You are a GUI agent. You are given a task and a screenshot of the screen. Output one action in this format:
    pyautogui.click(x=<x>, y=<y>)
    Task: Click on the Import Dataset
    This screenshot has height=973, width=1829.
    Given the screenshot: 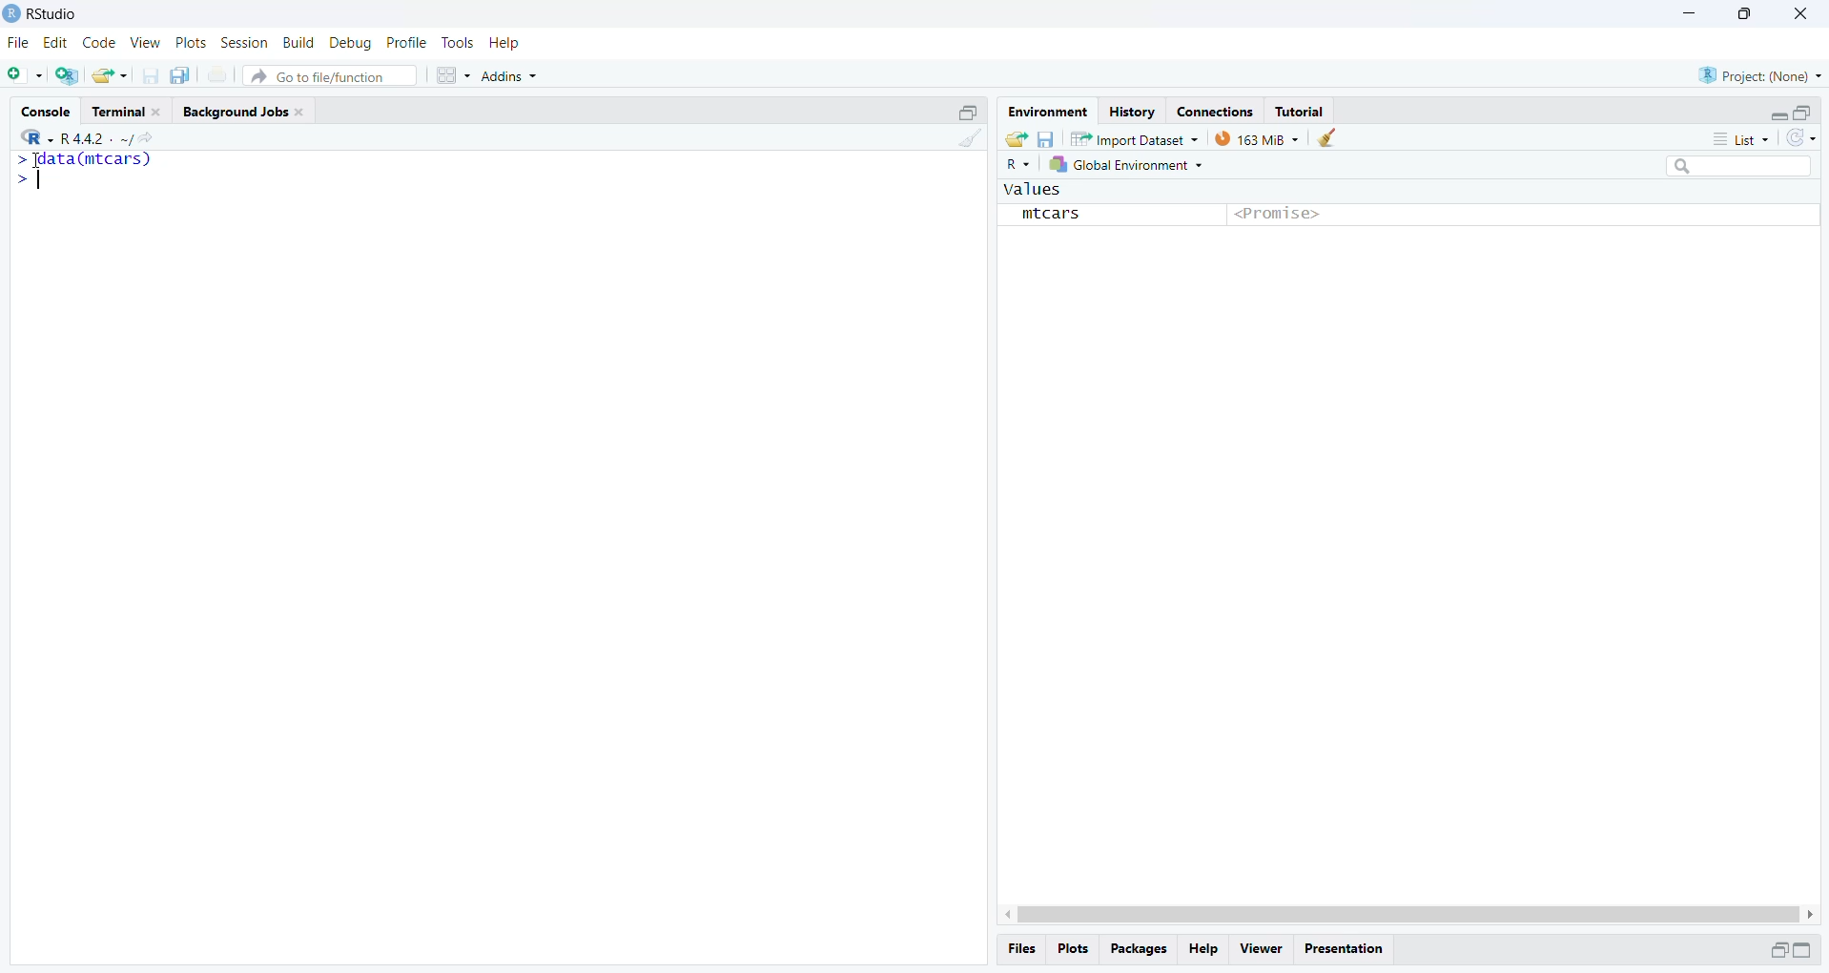 What is the action you would take?
    pyautogui.click(x=1136, y=138)
    